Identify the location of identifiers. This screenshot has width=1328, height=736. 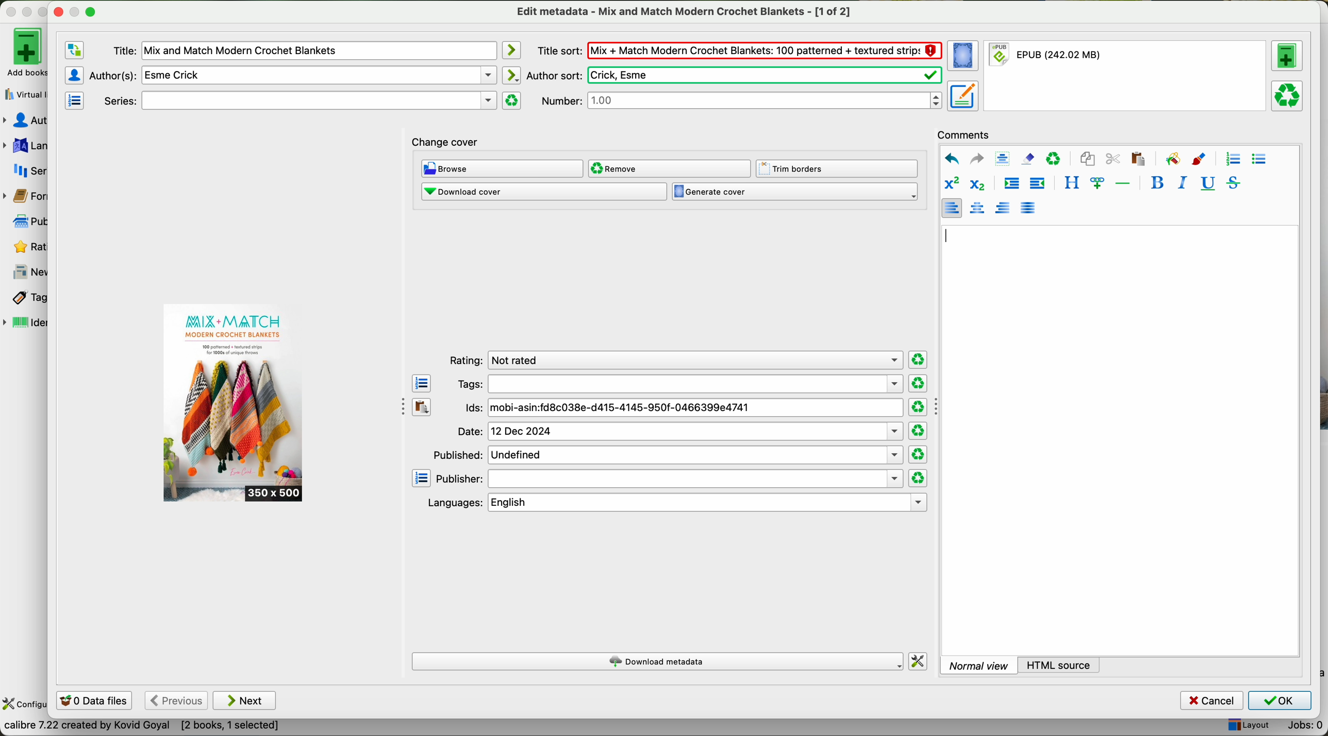
(26, 323).